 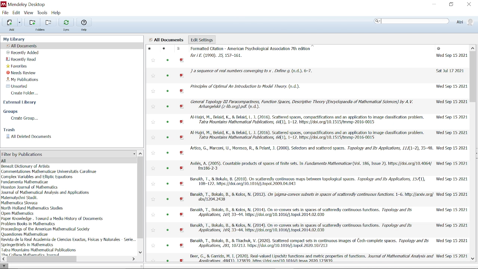 What do you see at coordinates (452, 225) in the screenshot?
I see `date time` at bounding box center [452, 225].